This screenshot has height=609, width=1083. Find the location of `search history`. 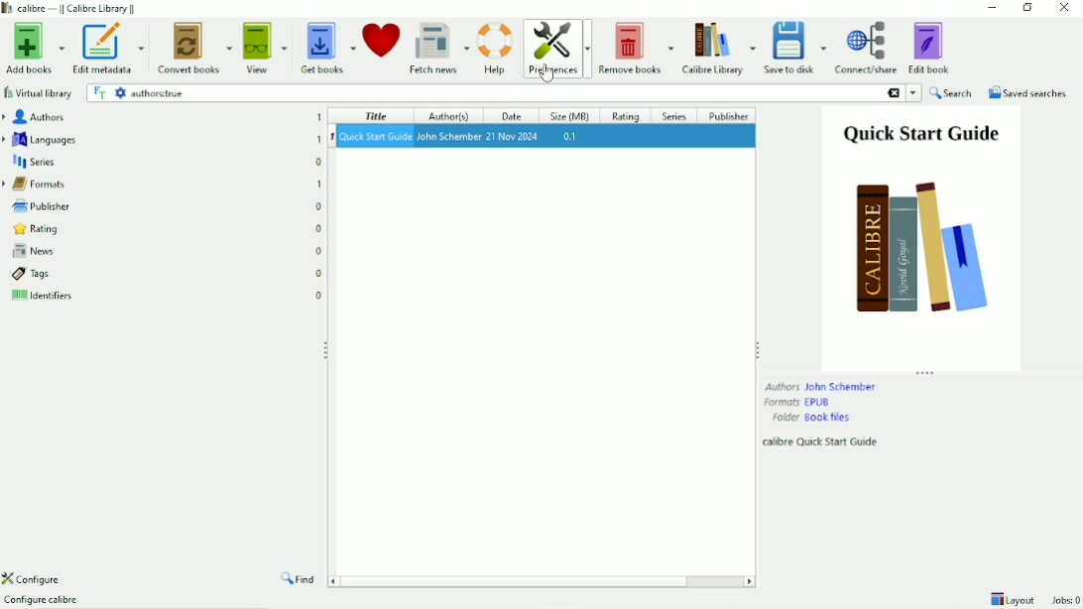

search history is located at coordinates (912, 93).